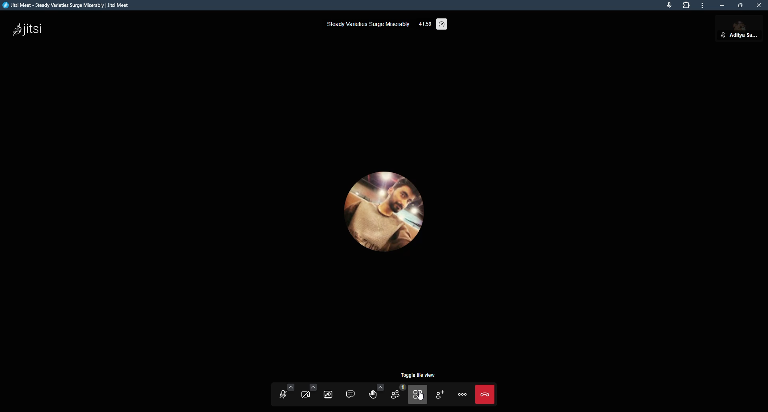 The height and width of the screenshot is (412, 768). What do you see at coordinates (670, 6) in the screenshot?
I see `mic` at bounding box center [670, 6].